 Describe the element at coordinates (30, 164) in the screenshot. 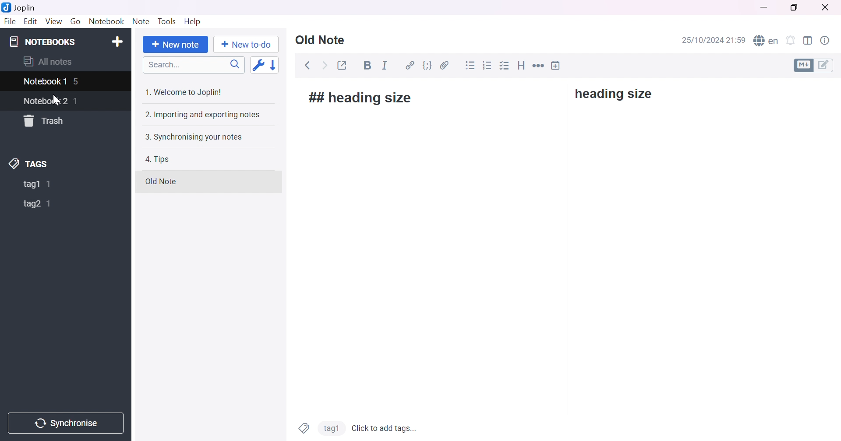

I see `TAGS` at that location.